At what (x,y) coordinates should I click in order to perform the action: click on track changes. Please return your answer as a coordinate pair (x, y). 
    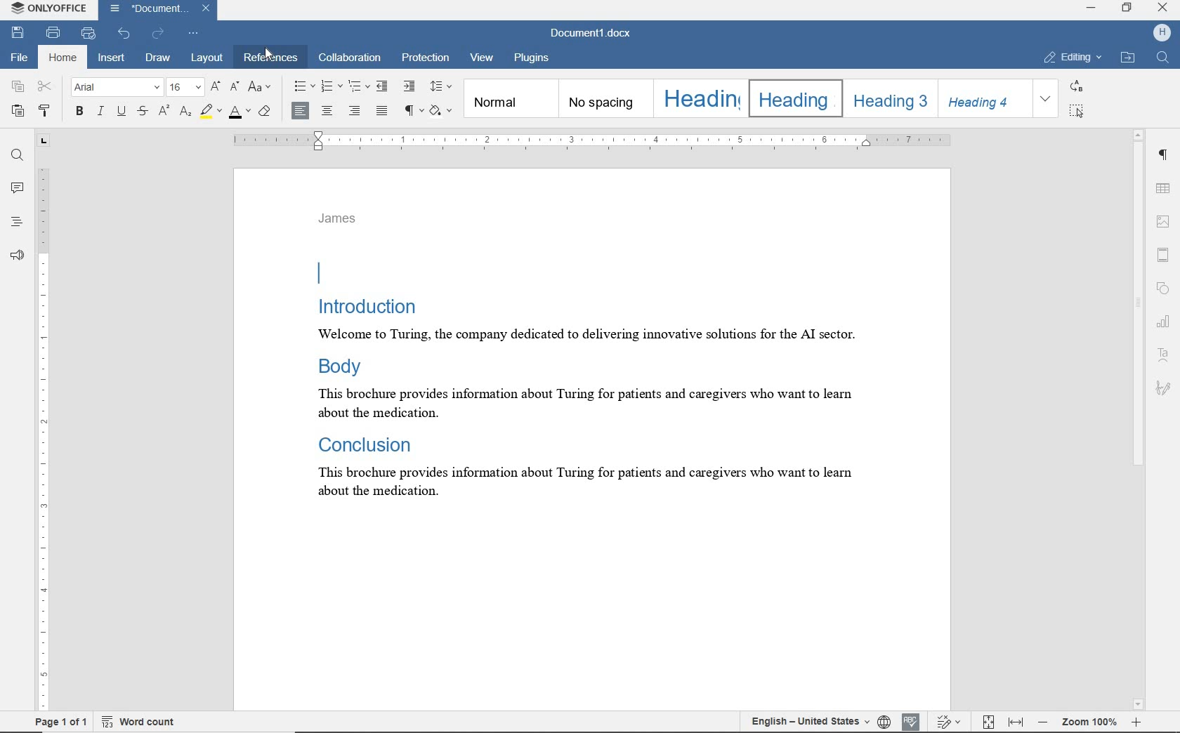
    Looking at the image, I should click on (950, 722).